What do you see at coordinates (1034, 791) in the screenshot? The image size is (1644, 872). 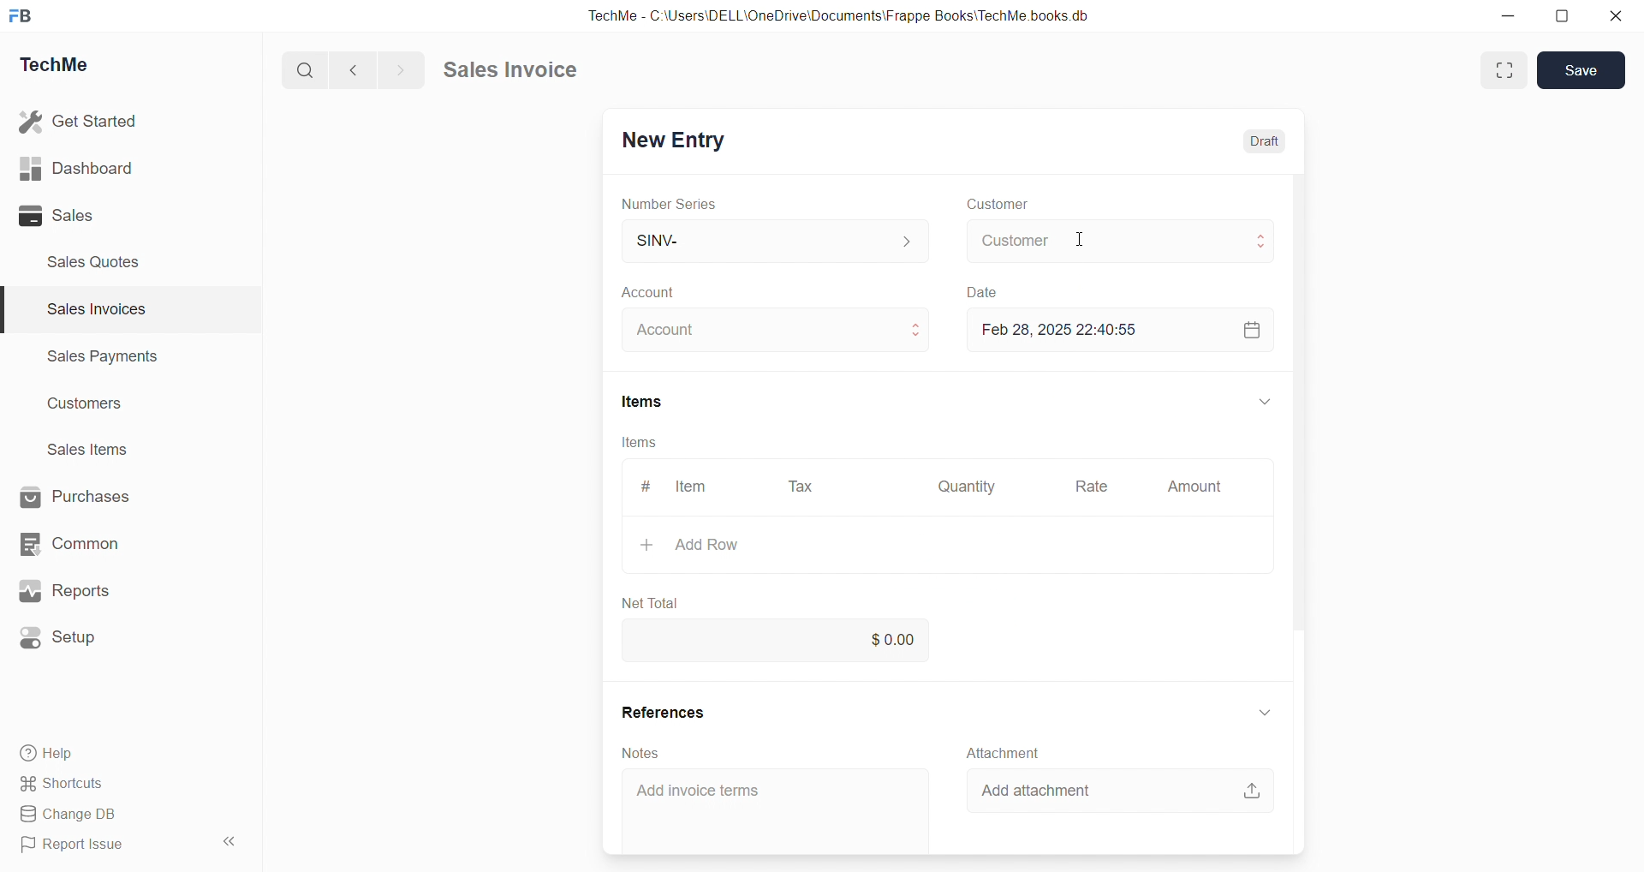 I see `Add attachment` at bounding box center [1034, 791].